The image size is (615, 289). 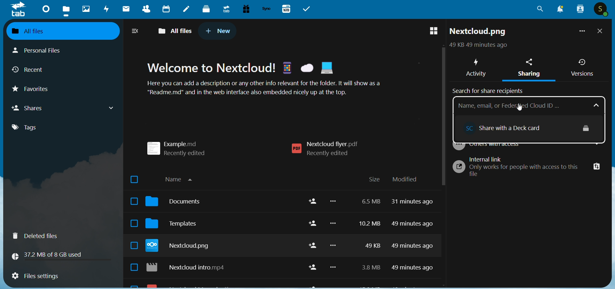 I want to click on dock, so click(x=206, y=9).